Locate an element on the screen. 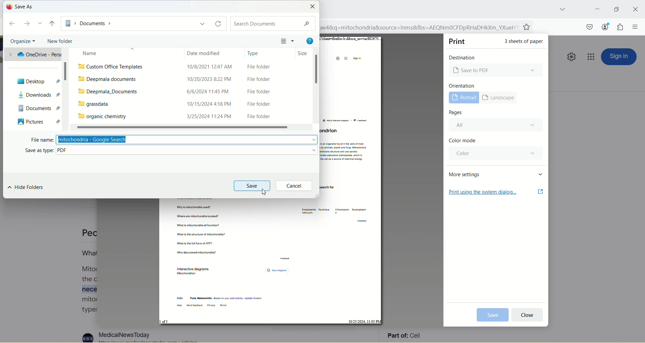  OneDrive is located at coordinates (33, 55).